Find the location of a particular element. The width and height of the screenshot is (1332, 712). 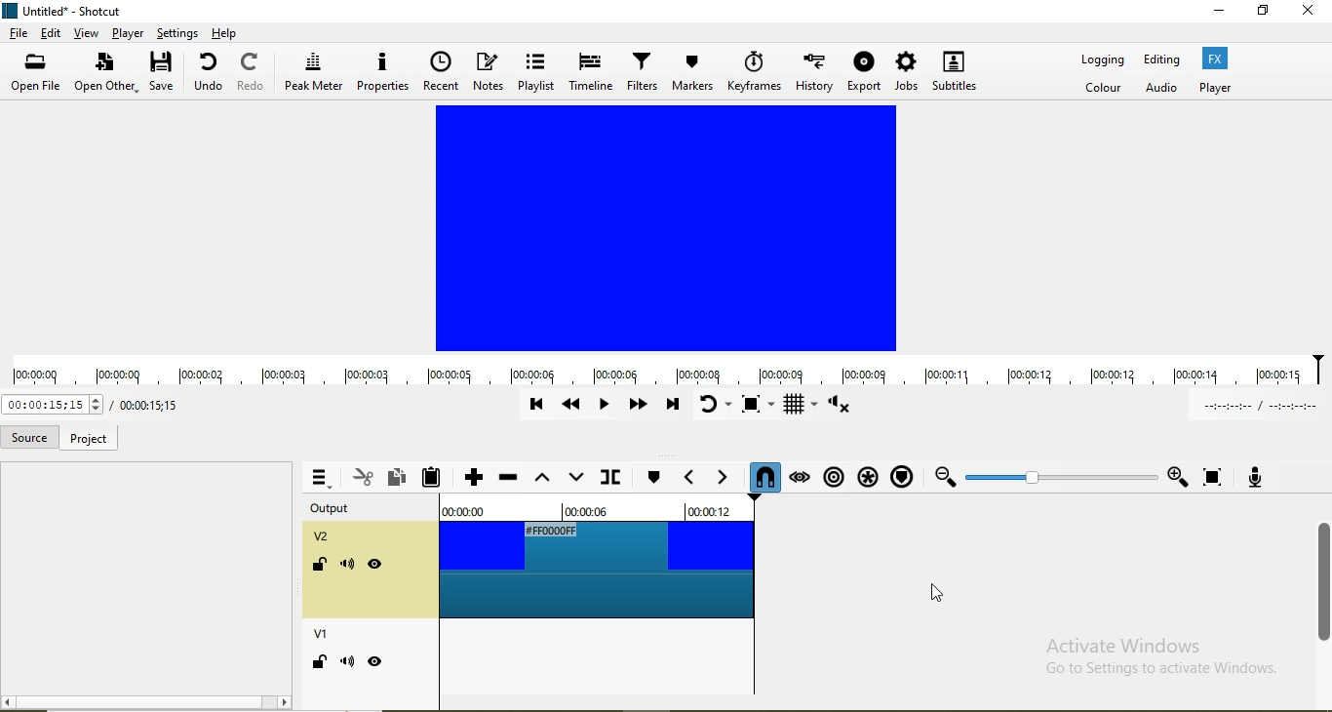

properties is located at coordinates (382, 72).